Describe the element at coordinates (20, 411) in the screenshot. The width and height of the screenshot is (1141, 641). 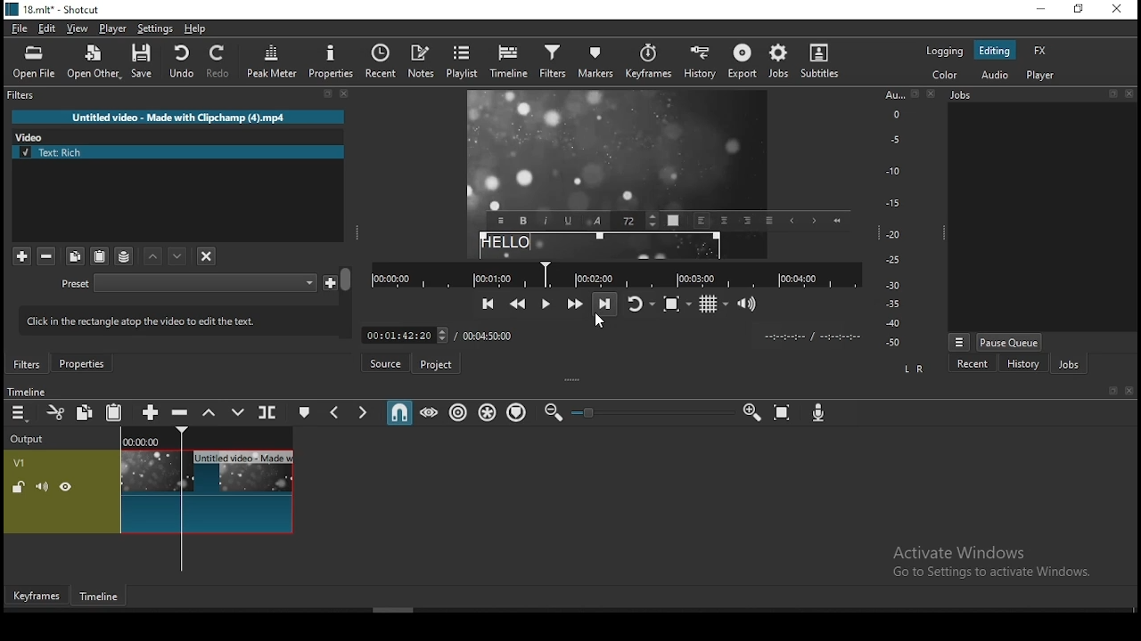
I see `timeline settings` at that location.